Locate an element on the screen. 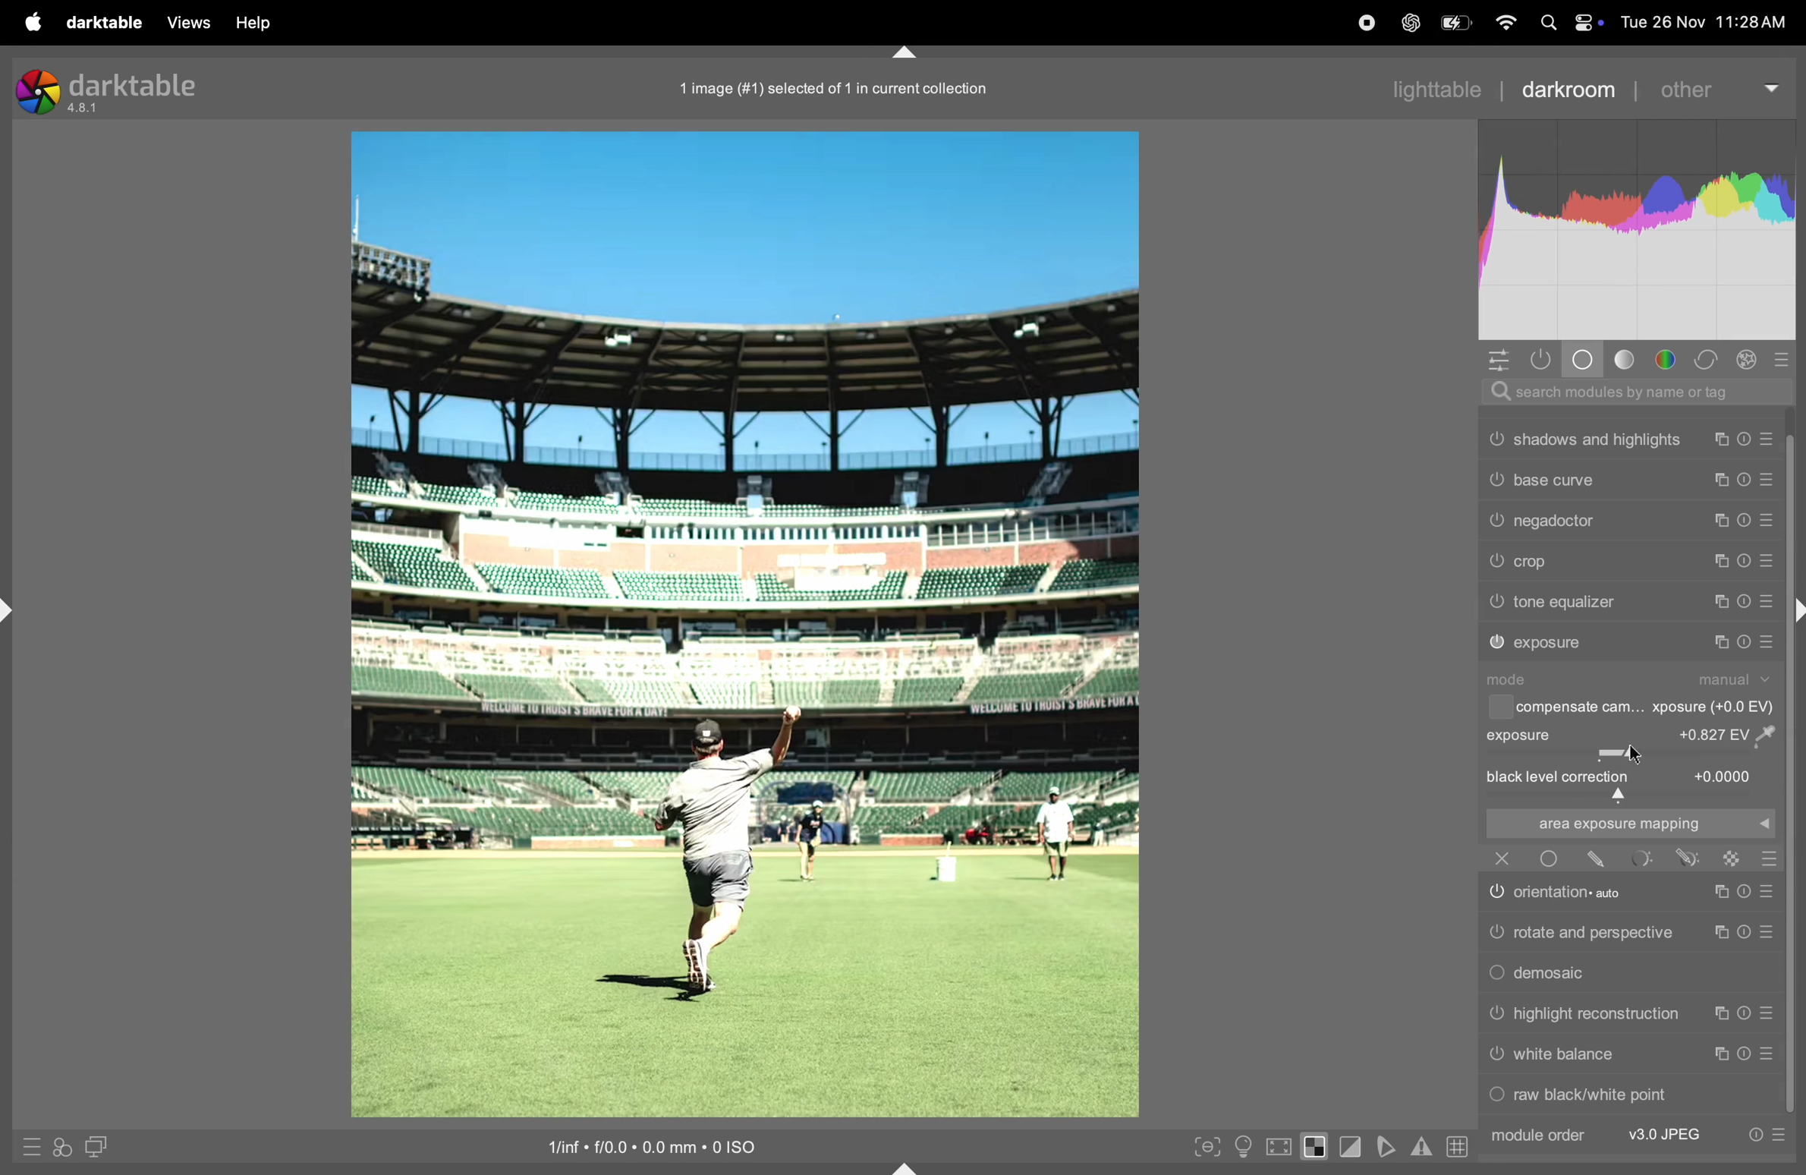 This screenshot has width=1806, height=1175. Switch on or off is located at coordinates (1496, 1097).